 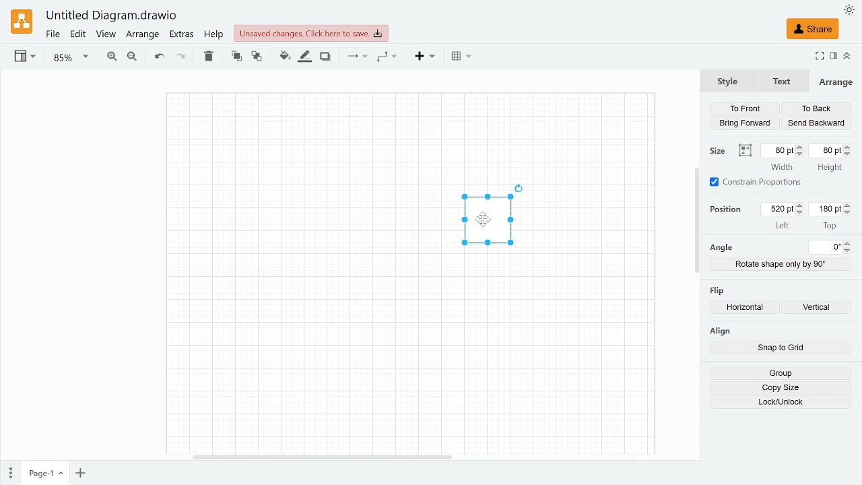 I want to click on Decrease width, so click(x=801, y=154).